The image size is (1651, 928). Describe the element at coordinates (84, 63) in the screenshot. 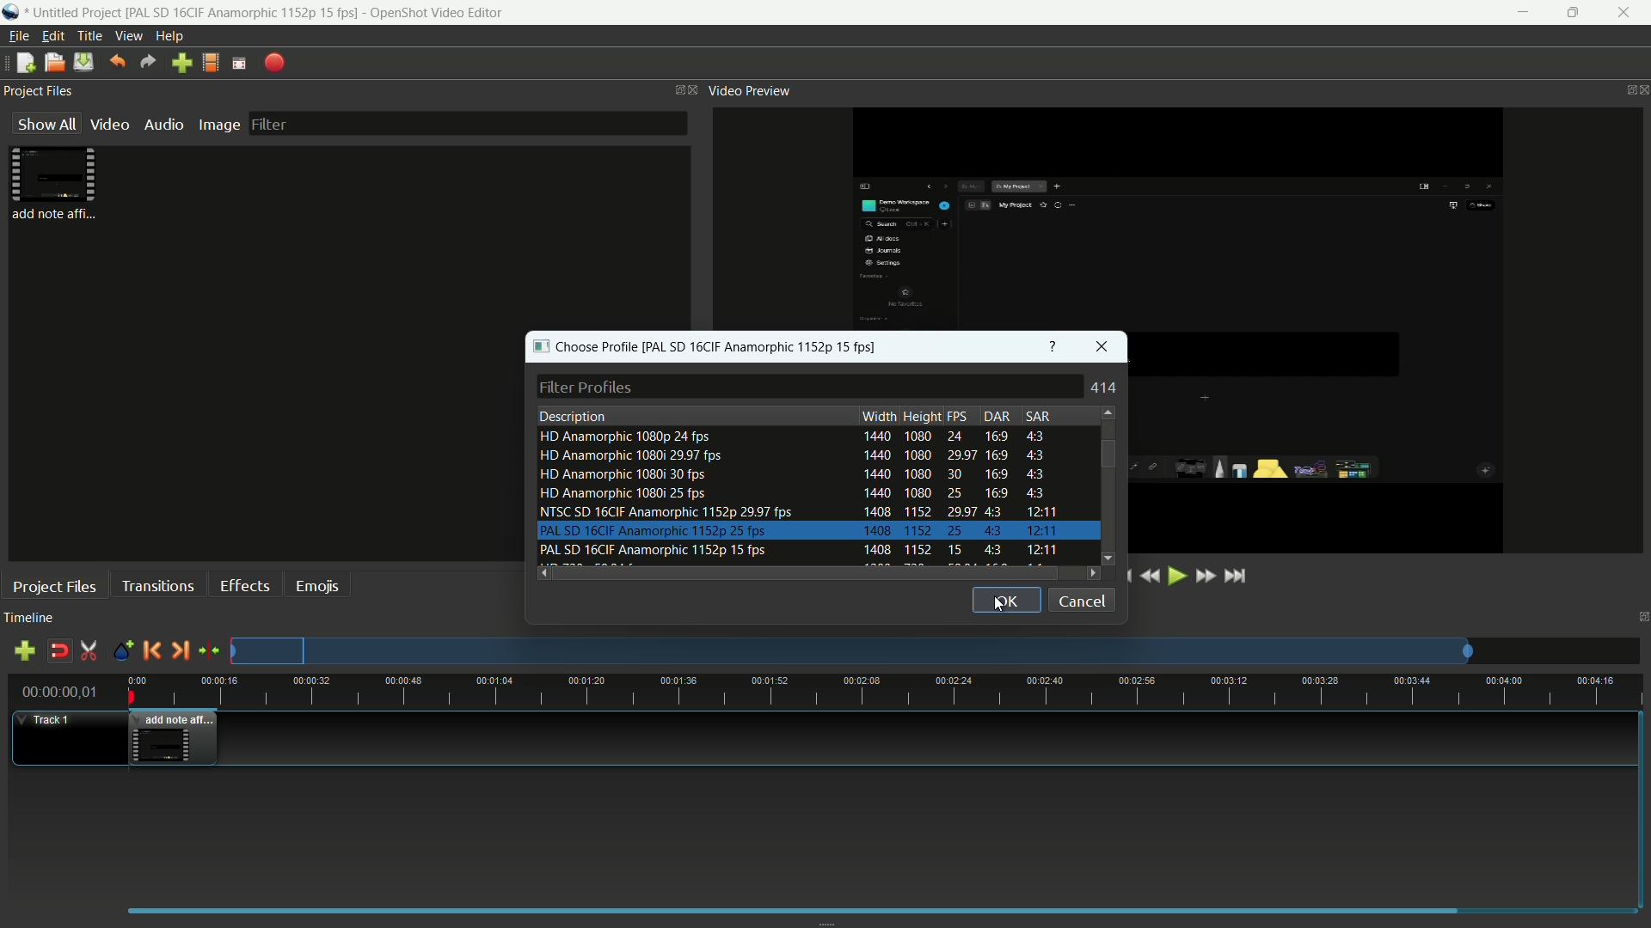

I see `save file` at that location.